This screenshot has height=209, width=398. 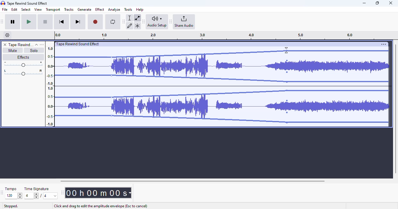 What do you see at coordinates (112, 22) in the screenshot?
I see `enable looping` at bounding box center [112, 22].